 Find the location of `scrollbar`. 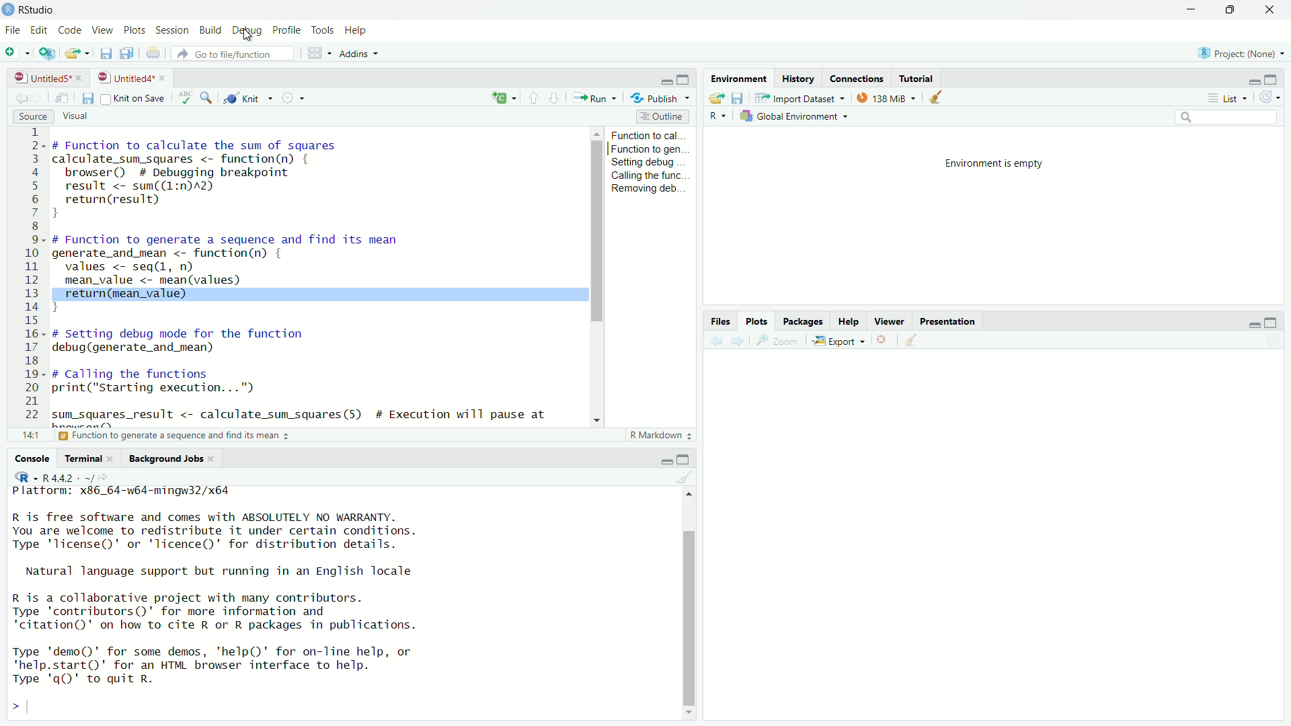

scrollbar is located at coordinates (596, 275).